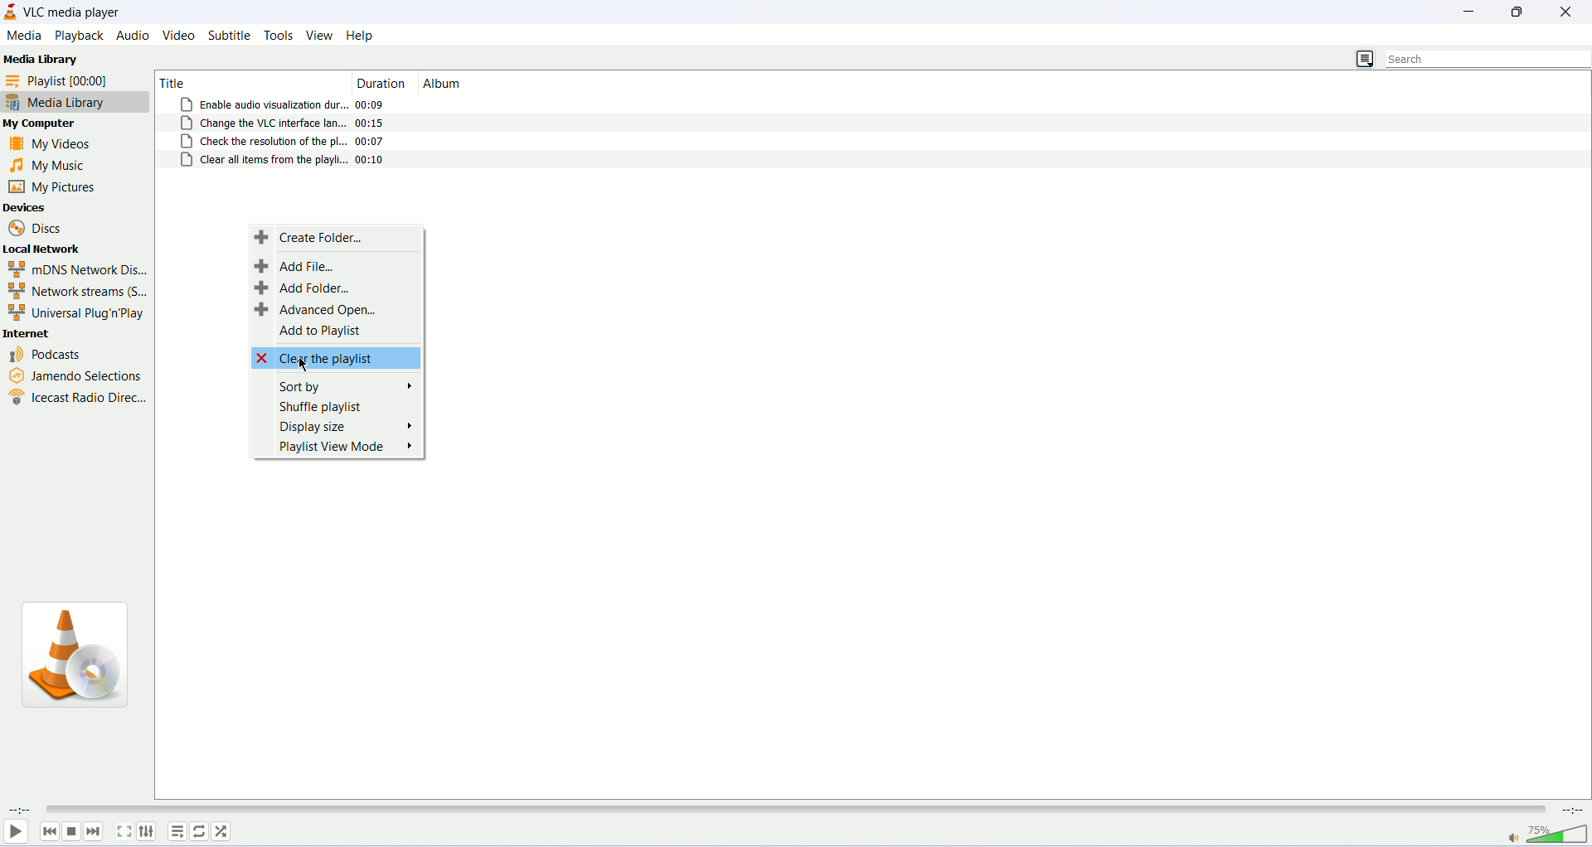 This screenshot has height=847, width=1592. I want to click on playback, so click(76, 36).